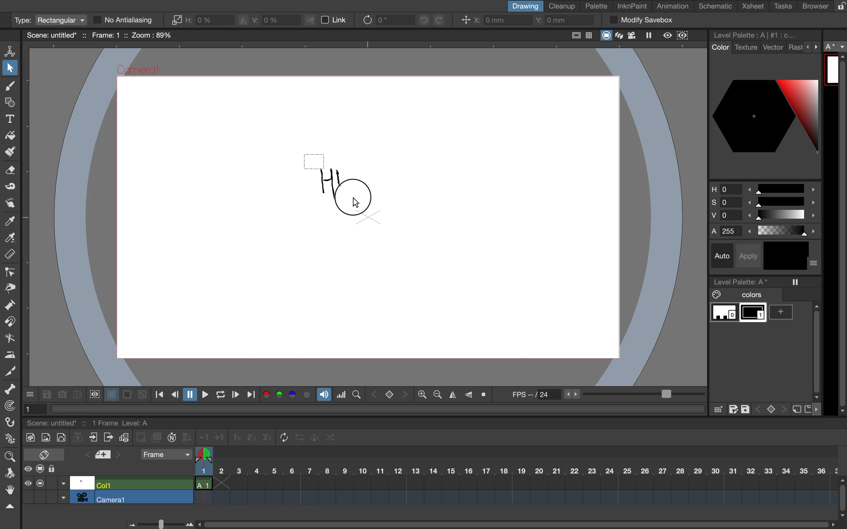 The image size is (847, 529). Describe the element at coordinates (10, 288) in the screenshot. I see `pinch tool` at that location.